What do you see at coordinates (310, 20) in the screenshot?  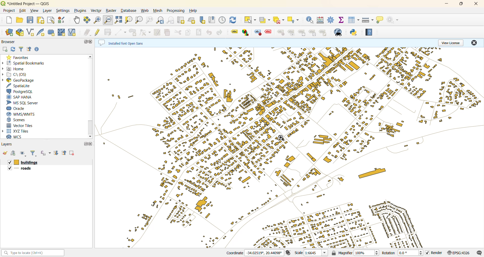 I see `identify features` at bounding box center [310, 20].